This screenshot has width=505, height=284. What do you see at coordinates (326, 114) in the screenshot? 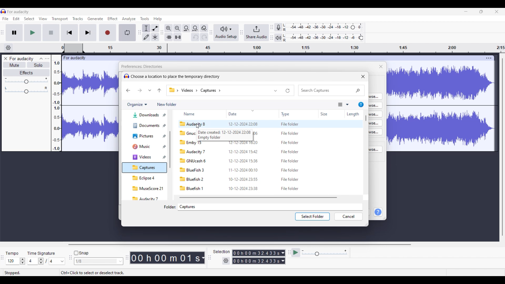
I see `Size column` at bounding box center [326, 114].